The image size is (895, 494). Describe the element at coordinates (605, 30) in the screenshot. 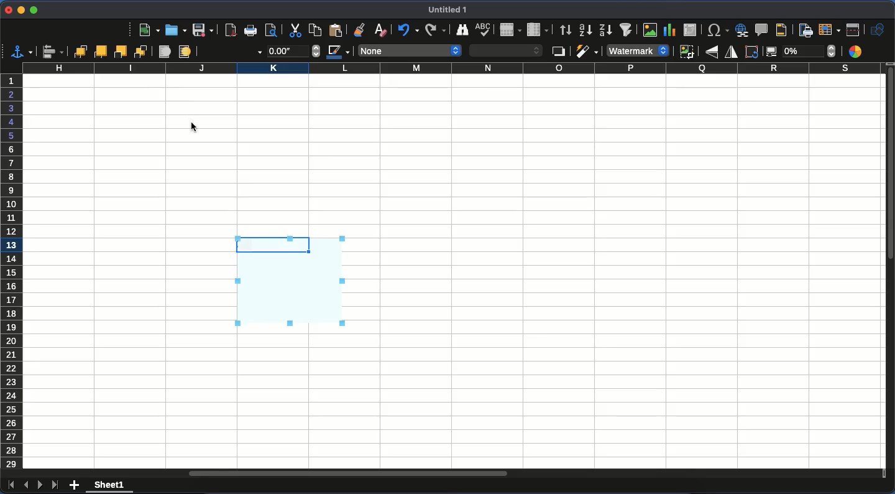

I see `descending` at that location.